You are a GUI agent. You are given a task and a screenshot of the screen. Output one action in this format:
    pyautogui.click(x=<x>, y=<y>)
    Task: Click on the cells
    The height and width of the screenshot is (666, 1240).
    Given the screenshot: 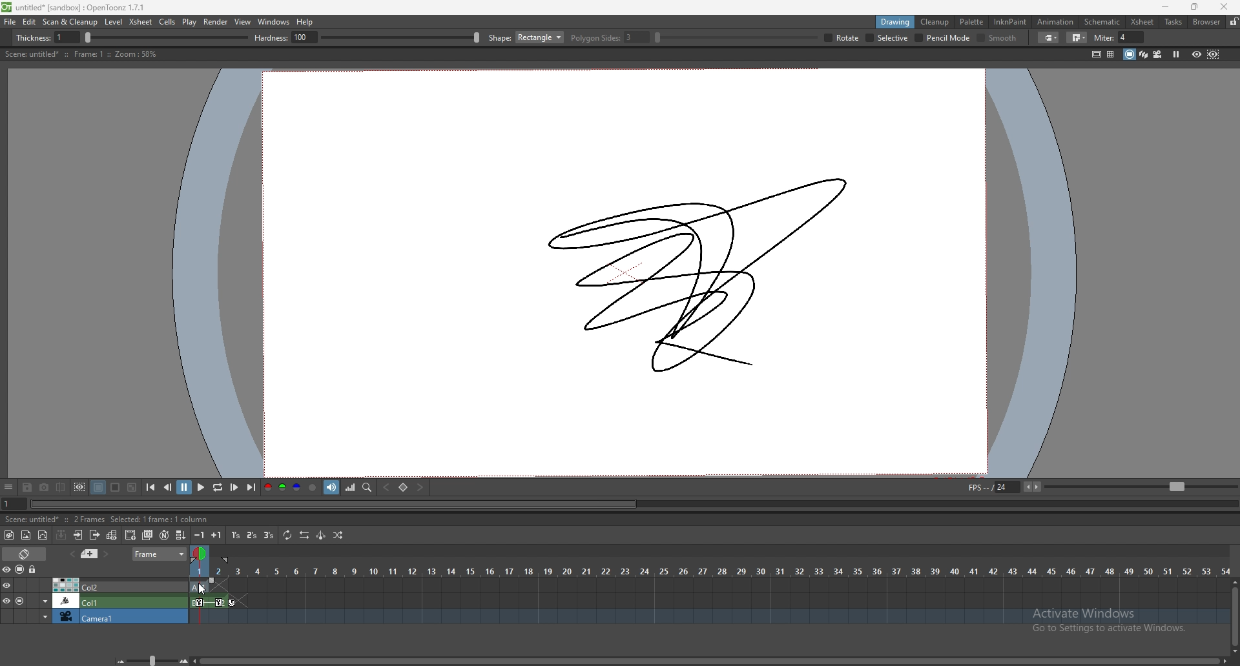 What is the action you would take?
    pyautogui.click(x=167, y=21)
    